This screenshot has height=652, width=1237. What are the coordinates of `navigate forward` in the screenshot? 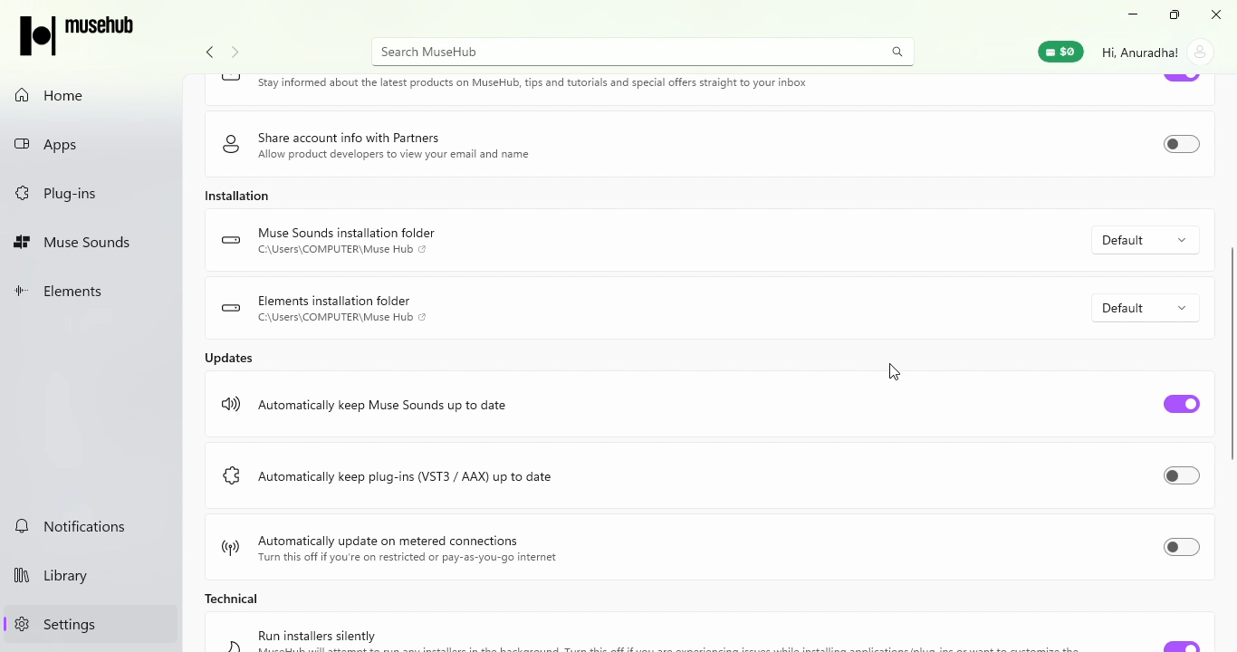 It's located at (235, 53).